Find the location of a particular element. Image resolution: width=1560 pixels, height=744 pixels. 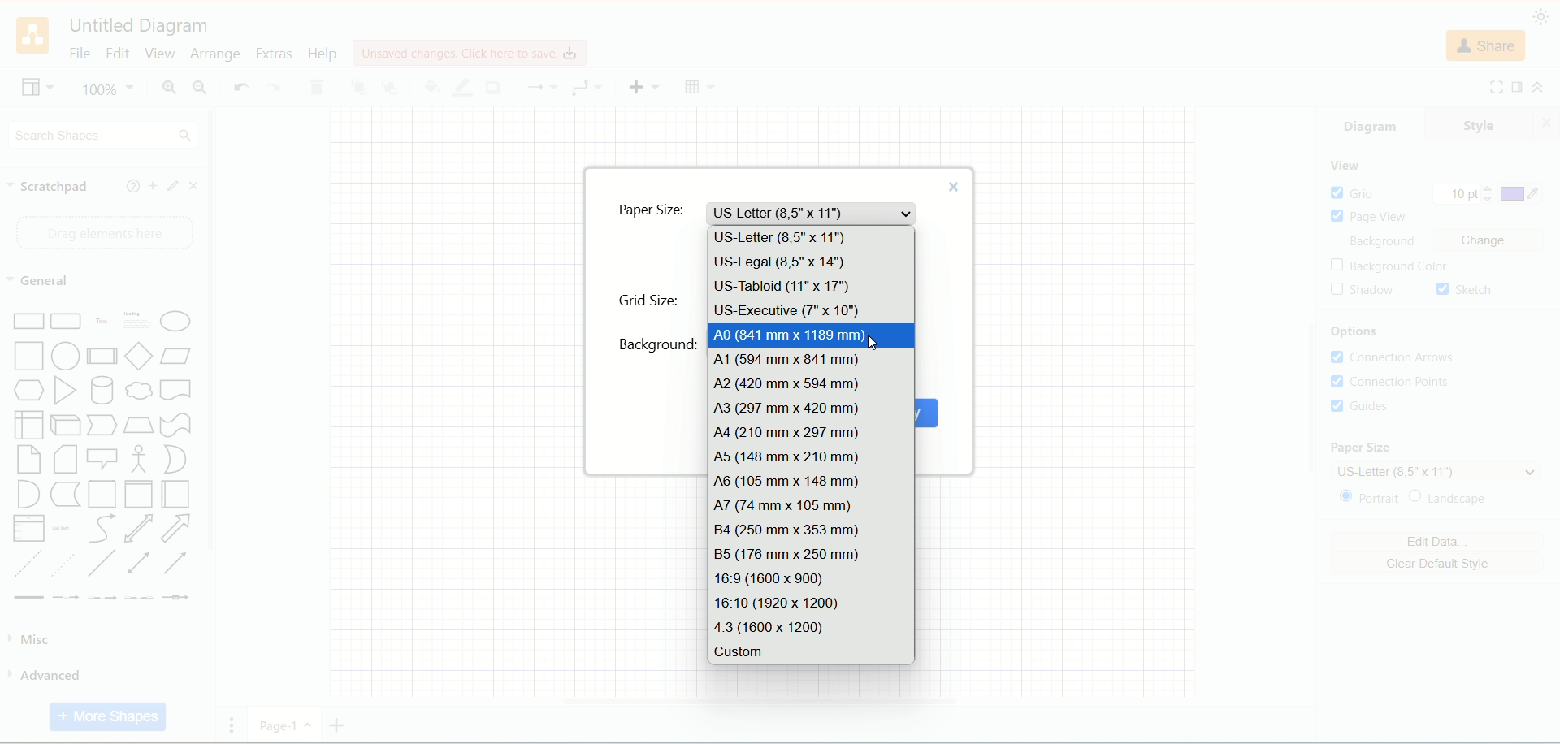

portrait is located at coordinates (1368, 500).